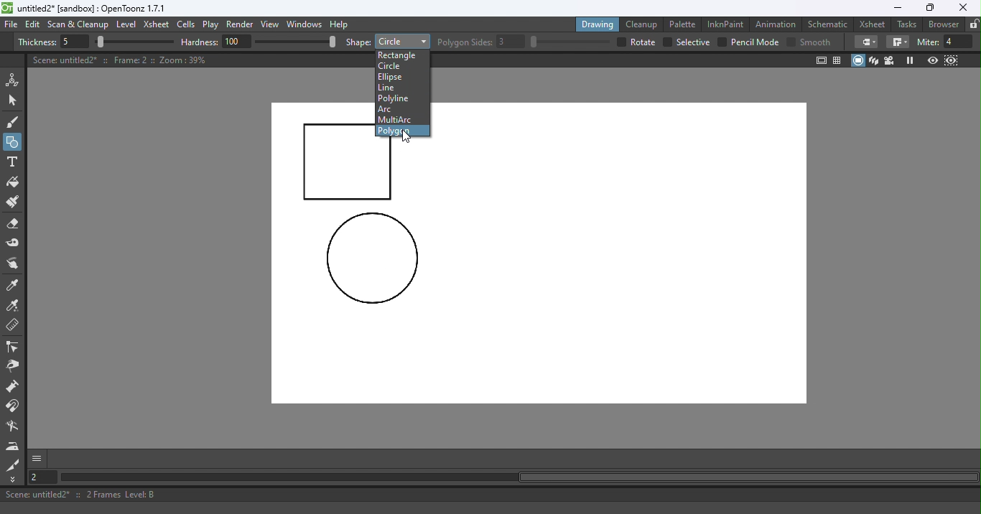 The height and width of the screenshot is (514, 981). What do you see at coordinates (866, 42) in the screenshot?
I see `Border corners` at bounding box center [866, 42].